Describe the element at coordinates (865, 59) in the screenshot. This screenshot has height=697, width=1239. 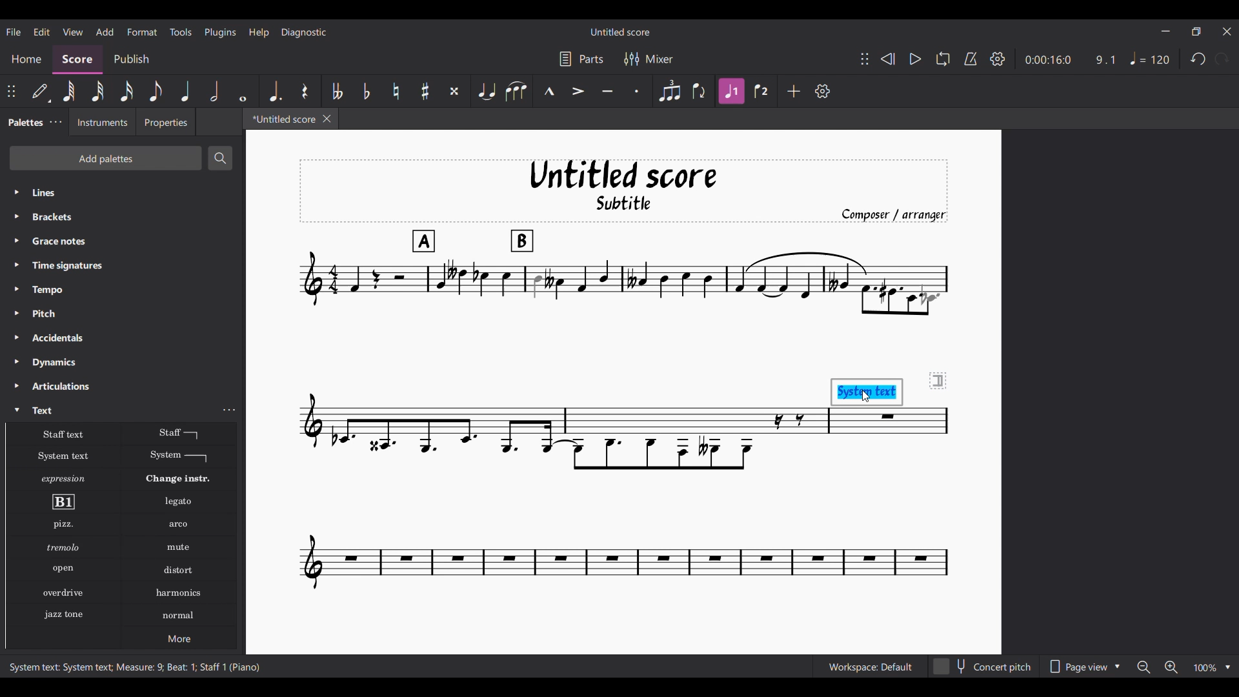
I see `Change position` at that location.